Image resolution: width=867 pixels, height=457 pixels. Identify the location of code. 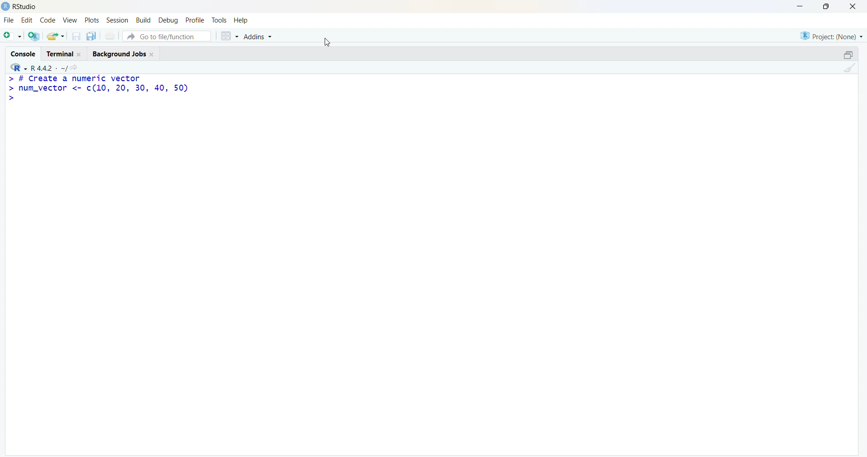
(48, 20).